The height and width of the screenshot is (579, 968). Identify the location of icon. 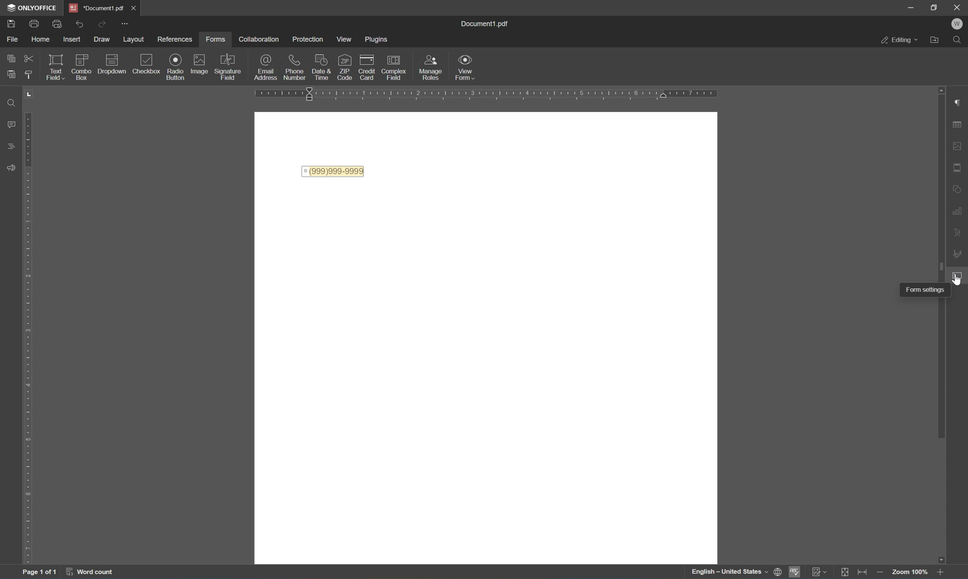
(345, 62).